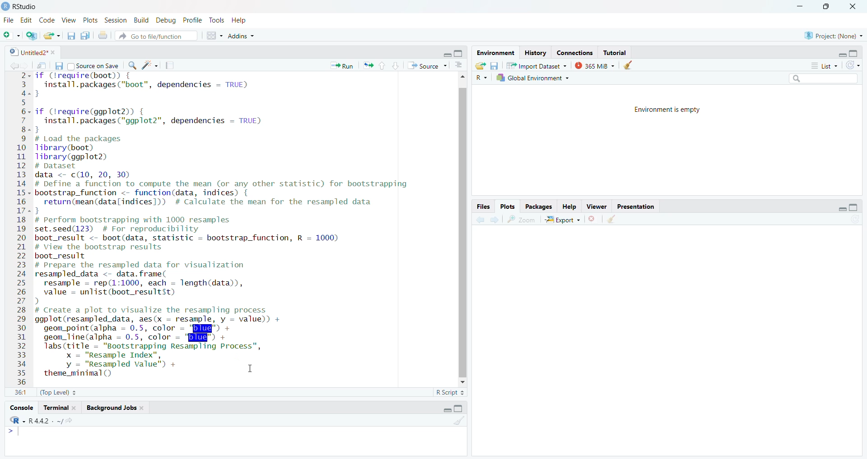  Describe the element at coordinates (825, 8) in the screenshot. I see `maximize` at that location.